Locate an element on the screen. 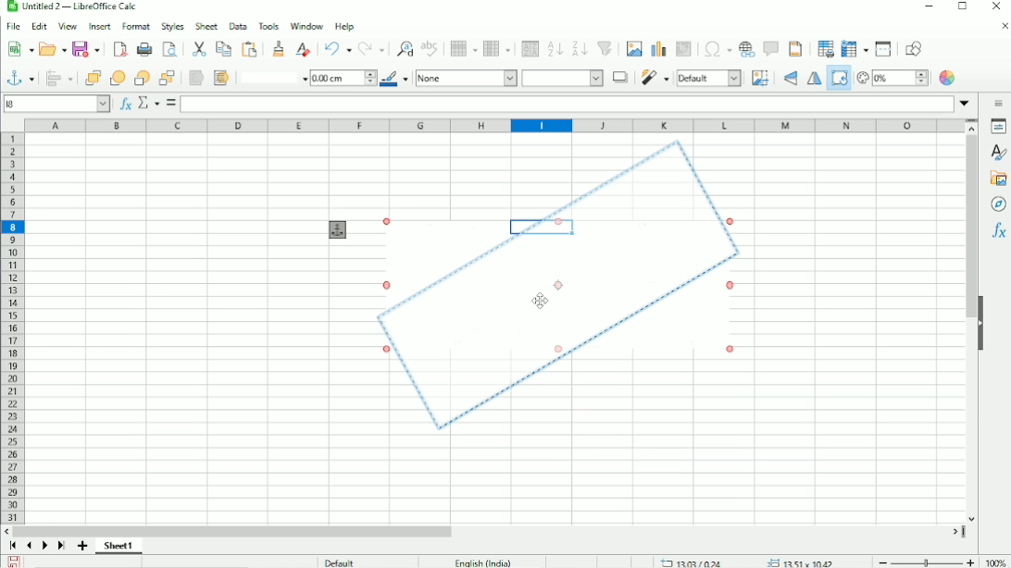 Image resolution: width=1011 pixels, height=568 pixels. View is located at coordinates (67, 26).